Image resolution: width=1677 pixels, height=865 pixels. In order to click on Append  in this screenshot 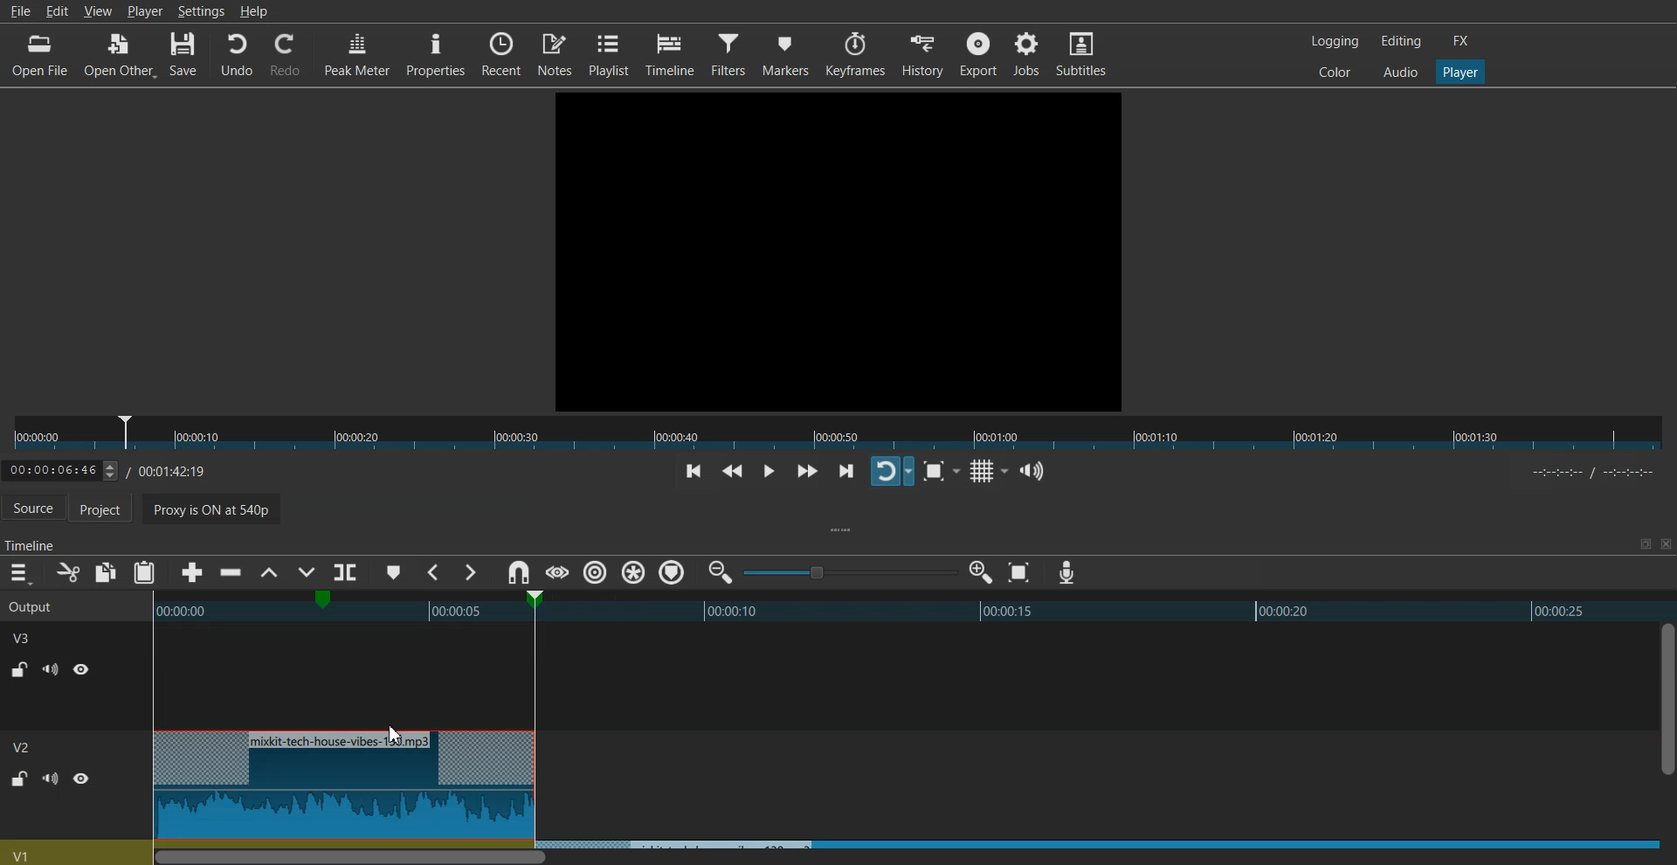, I will do `click(193, 573)`.